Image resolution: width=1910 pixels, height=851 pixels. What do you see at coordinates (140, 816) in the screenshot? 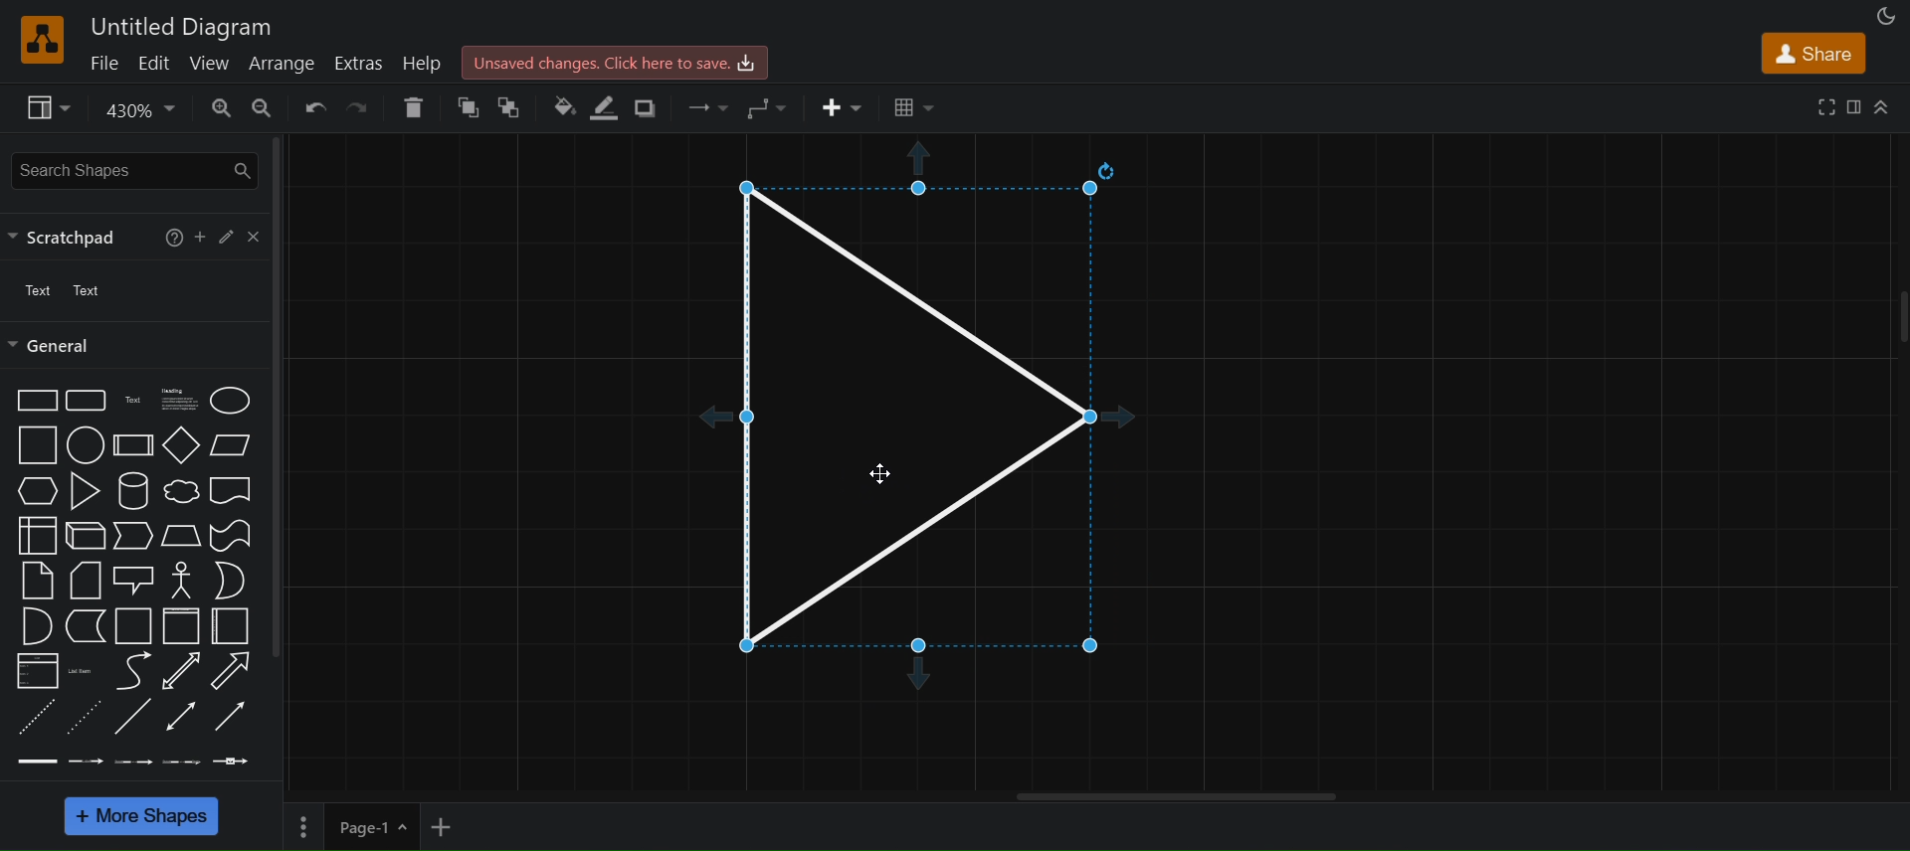
I see `More shapes` at bounding box center [140, 816].